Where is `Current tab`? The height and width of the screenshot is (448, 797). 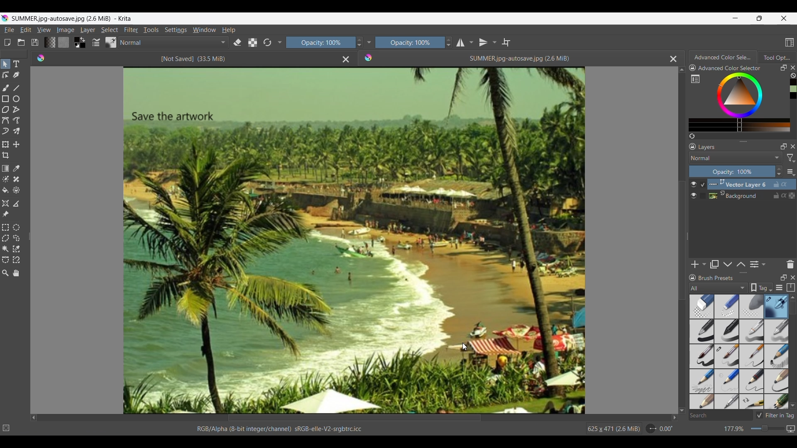
Current tab is located at coordinates (721, 57).